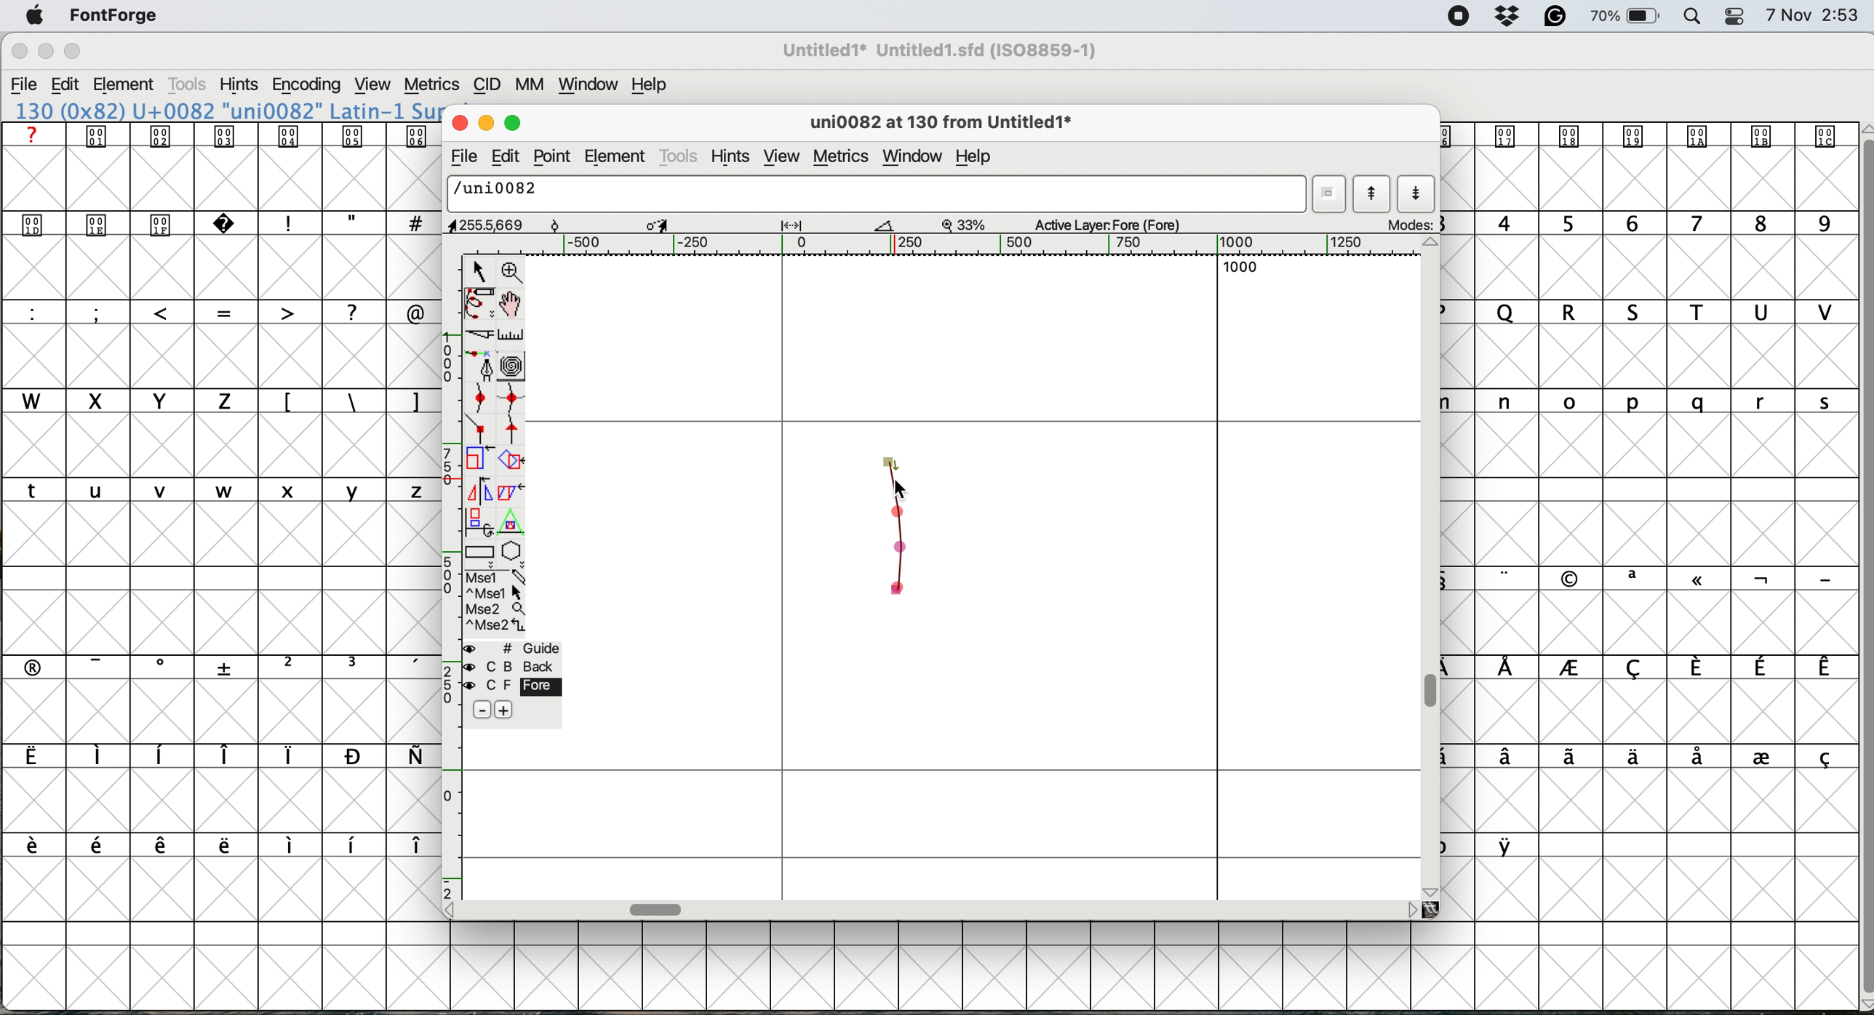  Describe the element at coordinates (514, 432) in the screenshot. I see `add a tangent point` at that location.